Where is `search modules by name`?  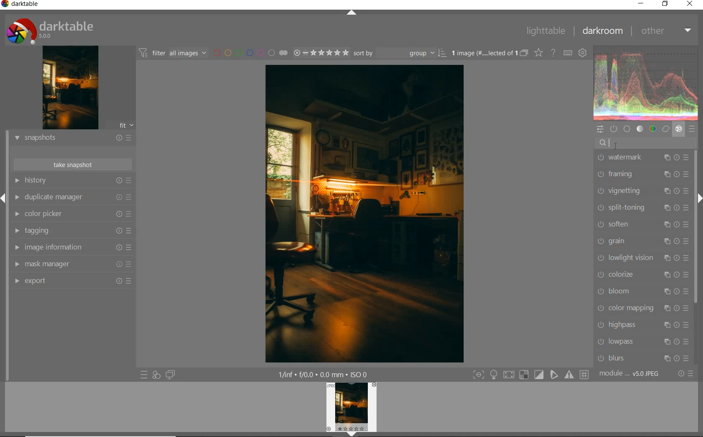
search modules by name is located at coordinates (646, 143).